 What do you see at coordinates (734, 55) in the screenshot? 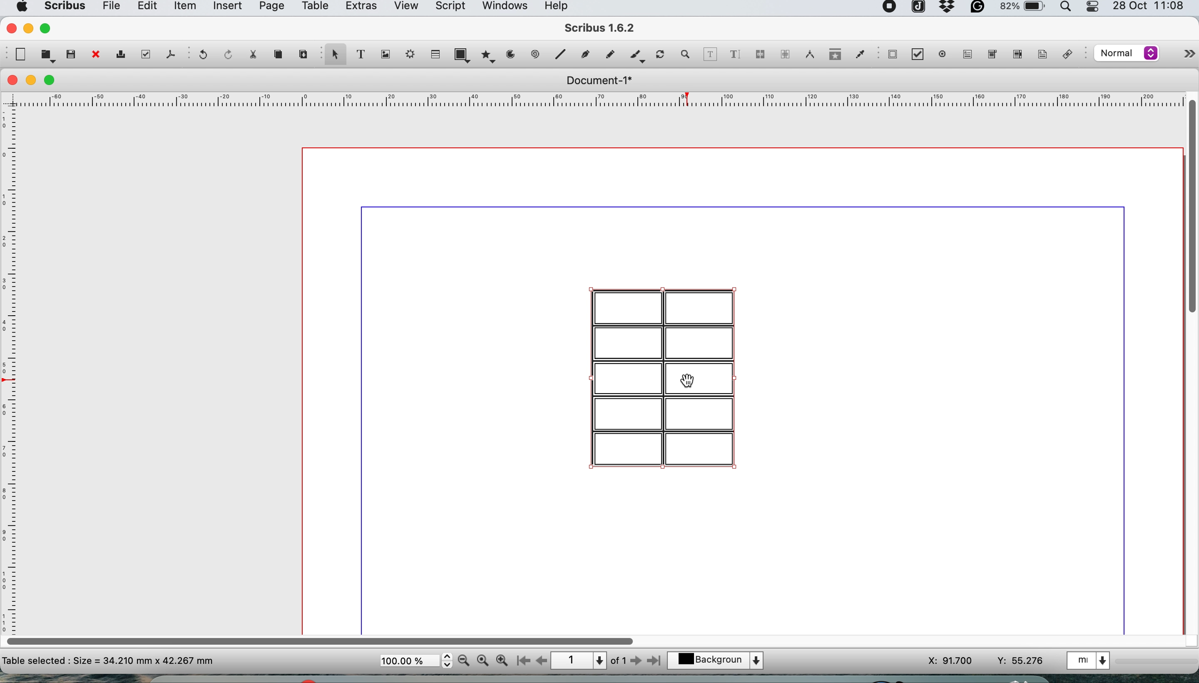
I see `edit text with story mode` at bounding box center [734, 55].